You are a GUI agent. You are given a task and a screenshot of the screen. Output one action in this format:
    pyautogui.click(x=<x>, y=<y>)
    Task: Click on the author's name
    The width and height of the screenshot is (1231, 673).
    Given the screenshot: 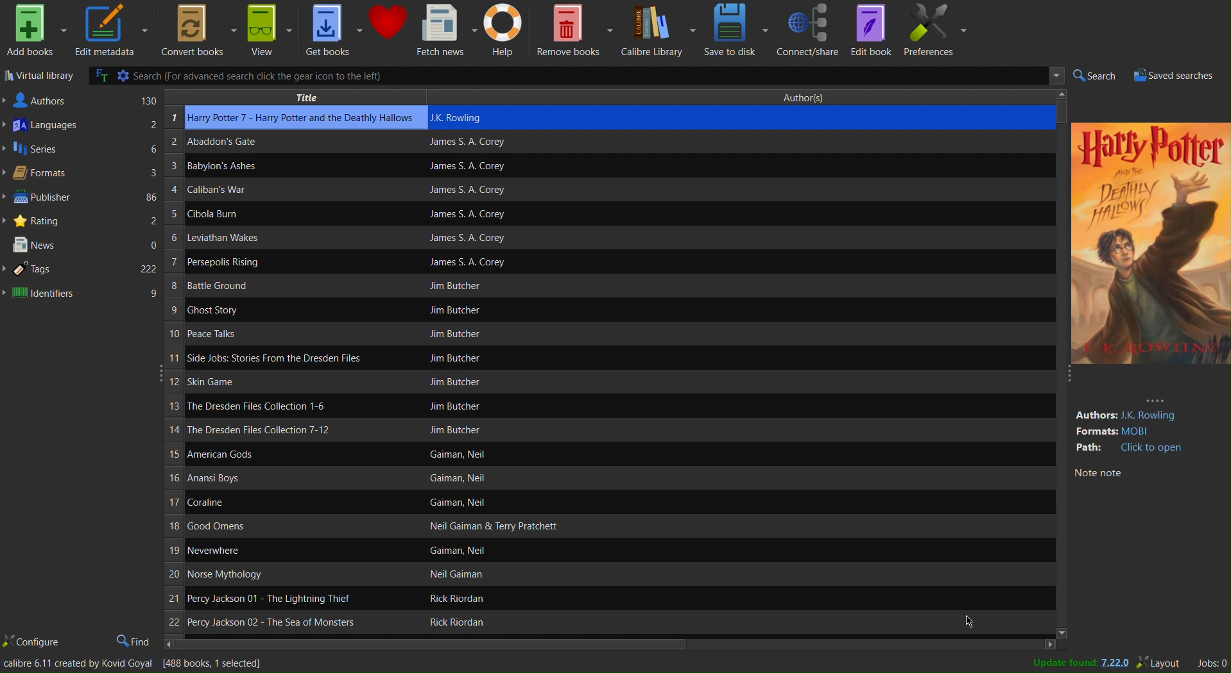 What is the action you would take?
    pyautogui.click(x=723, y=144)
    